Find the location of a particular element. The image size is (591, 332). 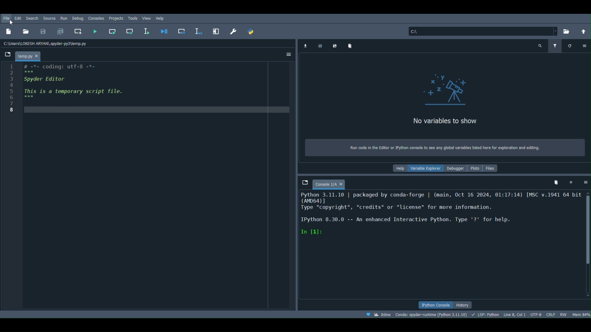

Remove all variables is located at coordinates (351, 46).